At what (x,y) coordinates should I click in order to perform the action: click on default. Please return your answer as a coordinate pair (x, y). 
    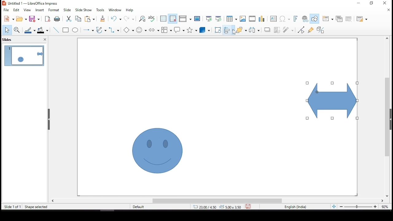
    Looking at the image, I should click on (144, 207).